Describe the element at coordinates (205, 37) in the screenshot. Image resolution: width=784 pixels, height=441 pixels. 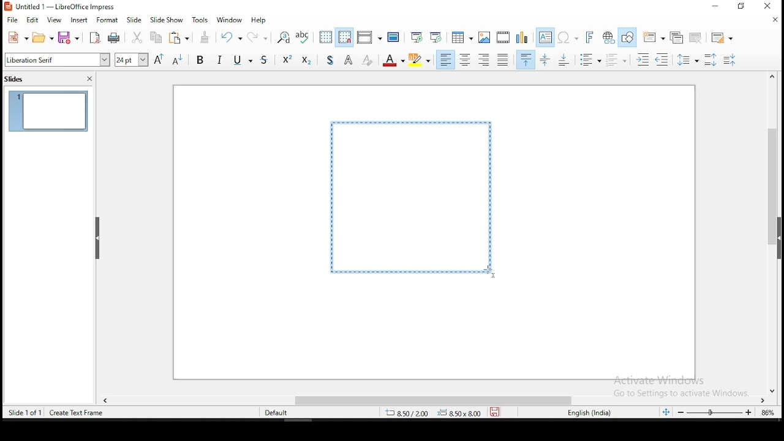
I see `clone formatting` at that location.